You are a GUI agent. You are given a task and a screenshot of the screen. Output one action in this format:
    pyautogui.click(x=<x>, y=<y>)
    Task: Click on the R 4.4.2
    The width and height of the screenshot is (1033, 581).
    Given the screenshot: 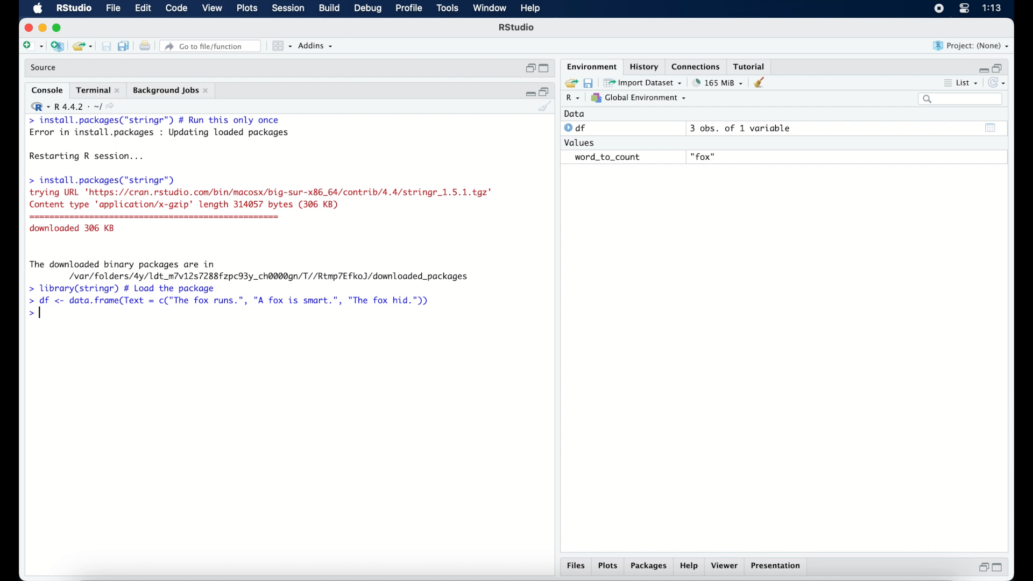 What is the action you would take?
    pyautogui.click(x=72, y=107)
    